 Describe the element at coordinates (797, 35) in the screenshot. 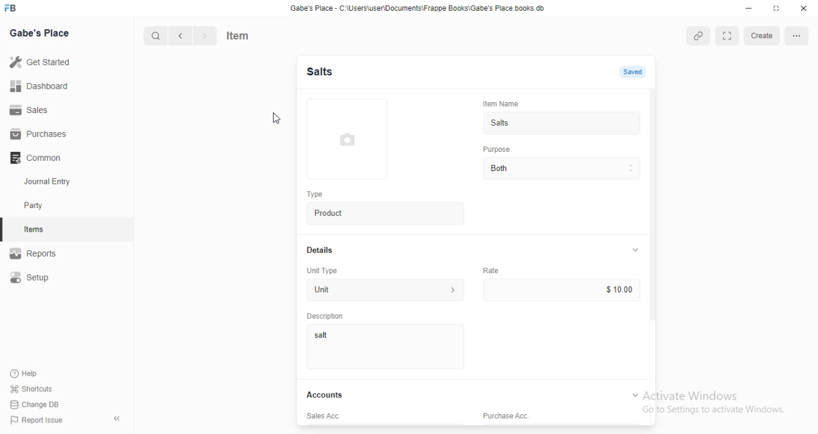

I see `options` at that location.